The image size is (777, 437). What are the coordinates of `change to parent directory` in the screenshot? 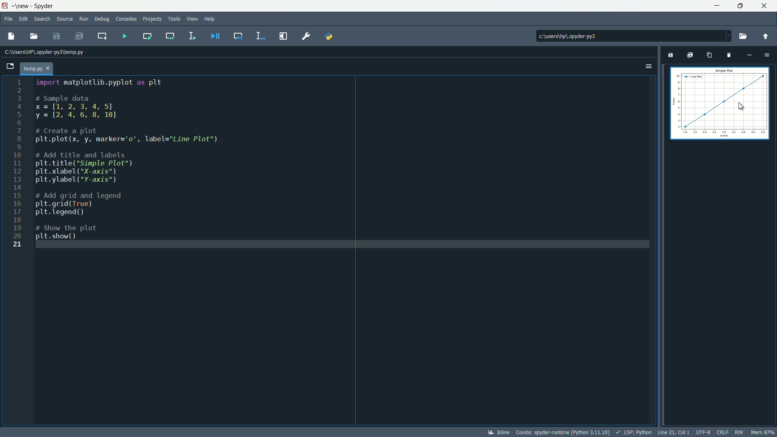 It's located at (766, 36).